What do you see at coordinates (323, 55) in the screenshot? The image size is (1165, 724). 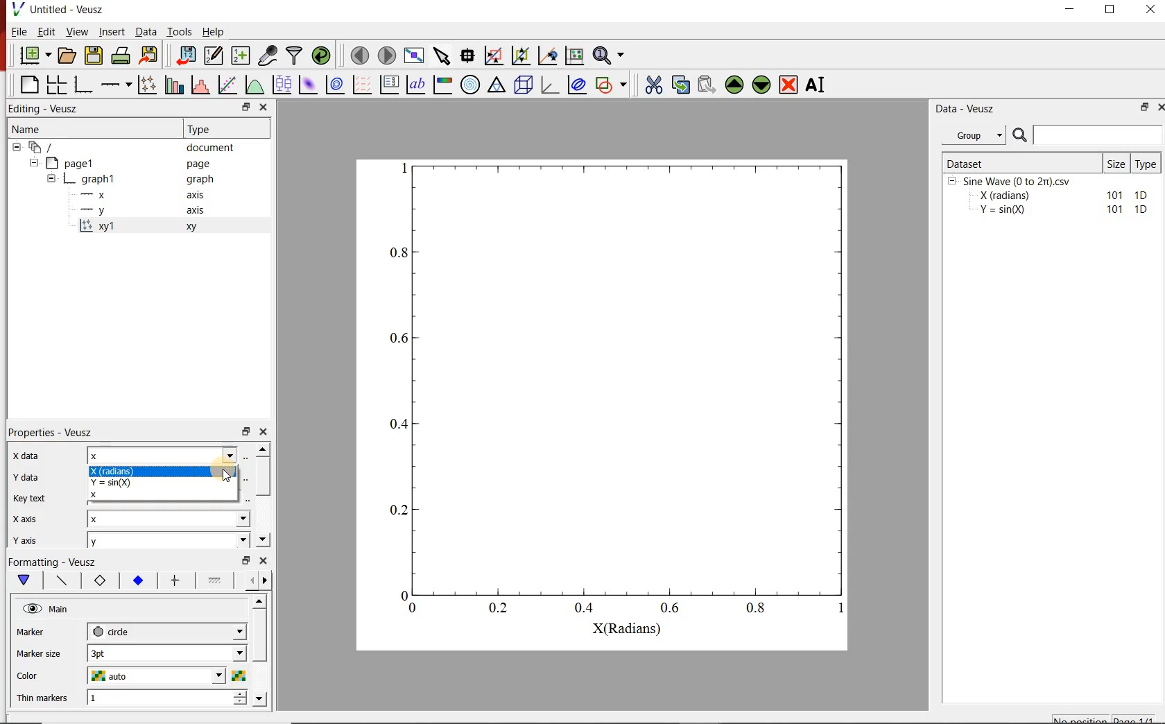 I see `reload linked datasets` at bounding box center [323, 55].